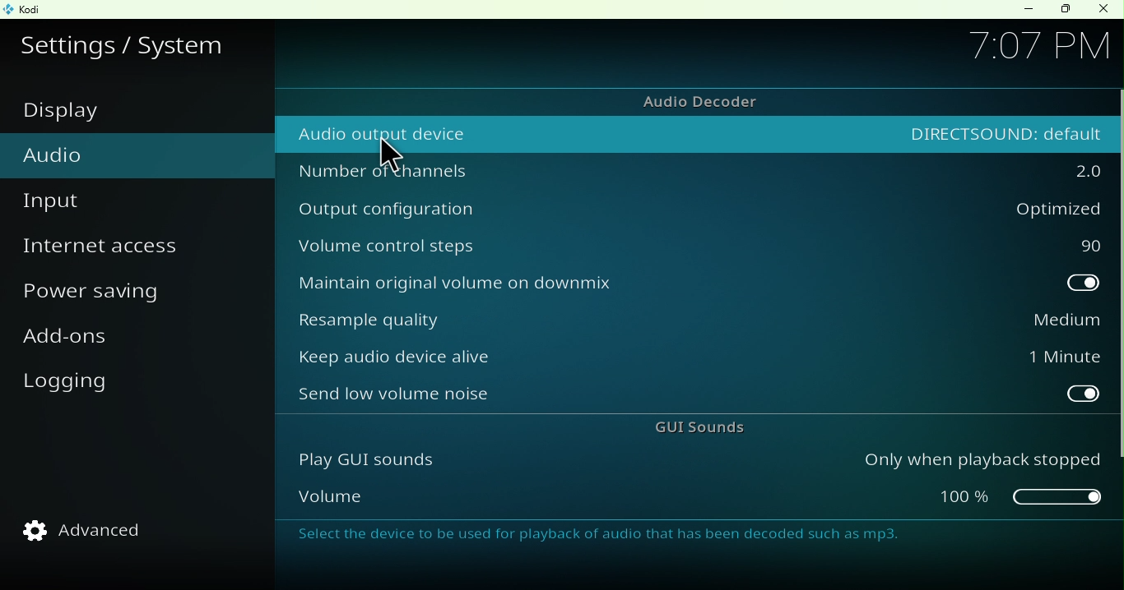 Image resolution: width=1124 pixels, height=590 pixels. What do you see at coordinates (1000, 129) in the screenshot?
I see `audio output device` at bounding box center [1000, 129].